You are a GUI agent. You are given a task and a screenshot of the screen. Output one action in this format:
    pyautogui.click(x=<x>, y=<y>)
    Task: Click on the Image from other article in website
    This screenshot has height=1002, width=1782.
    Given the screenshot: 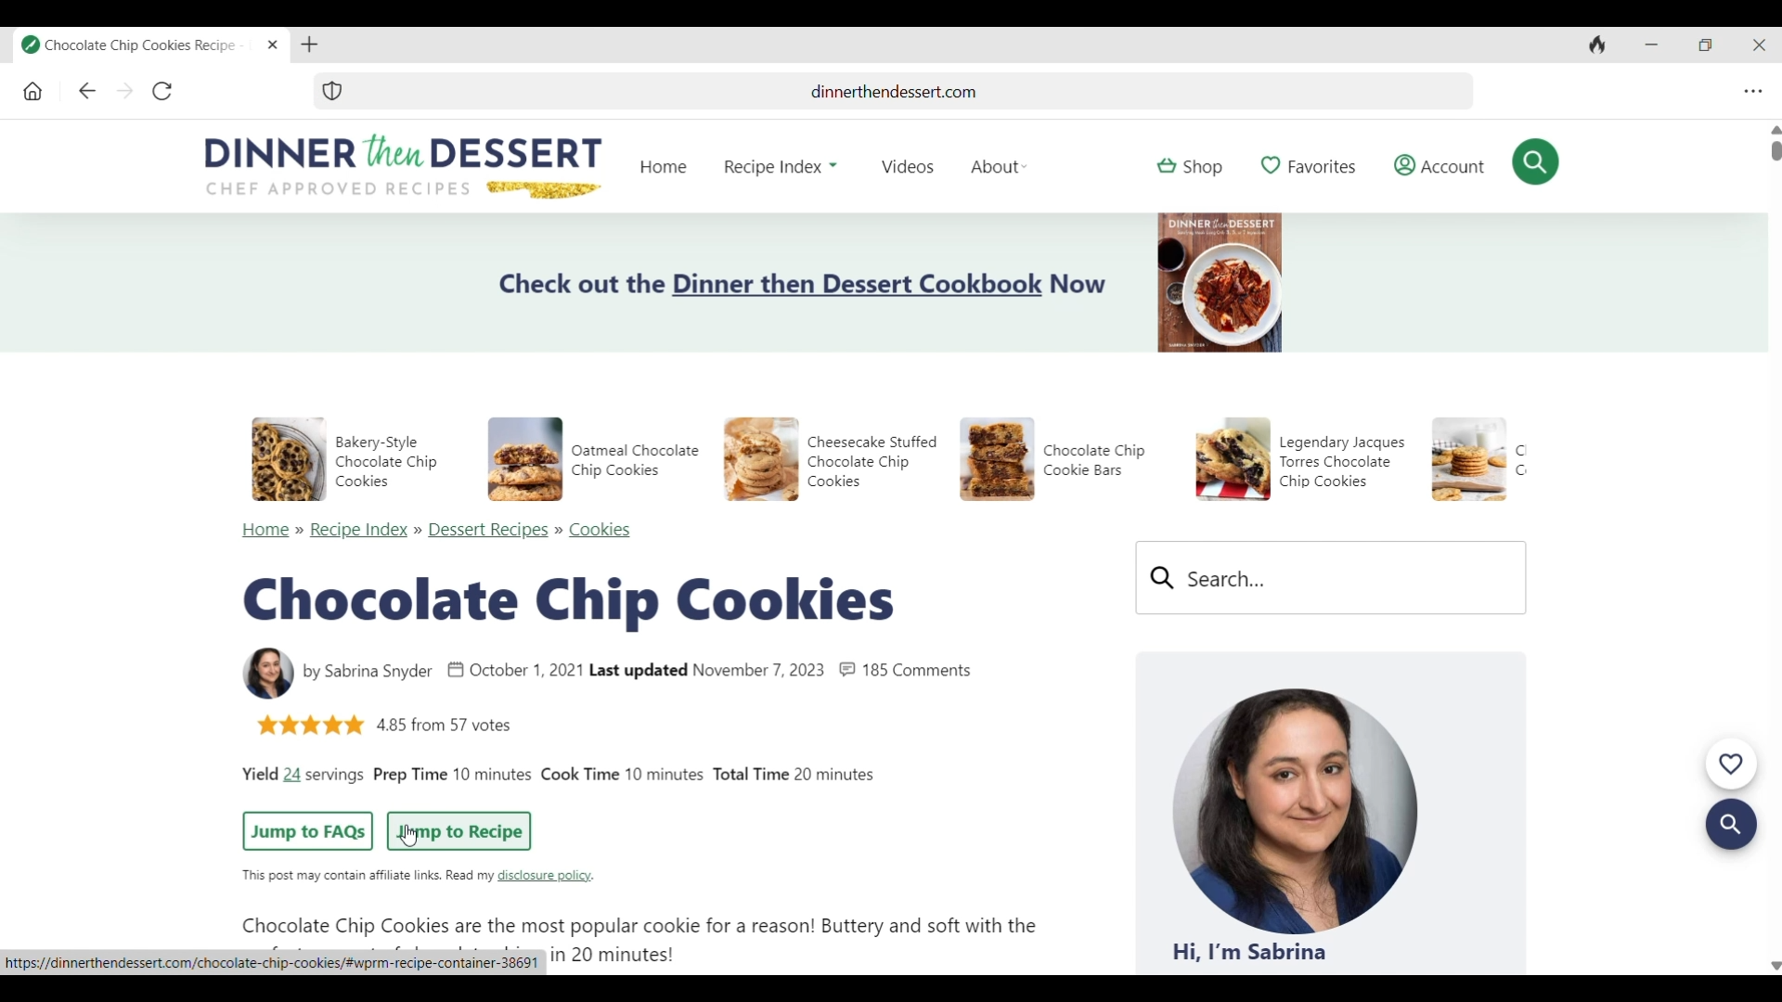 What is the action you would take?
    pyautogui.click(x=289, y=459)
    